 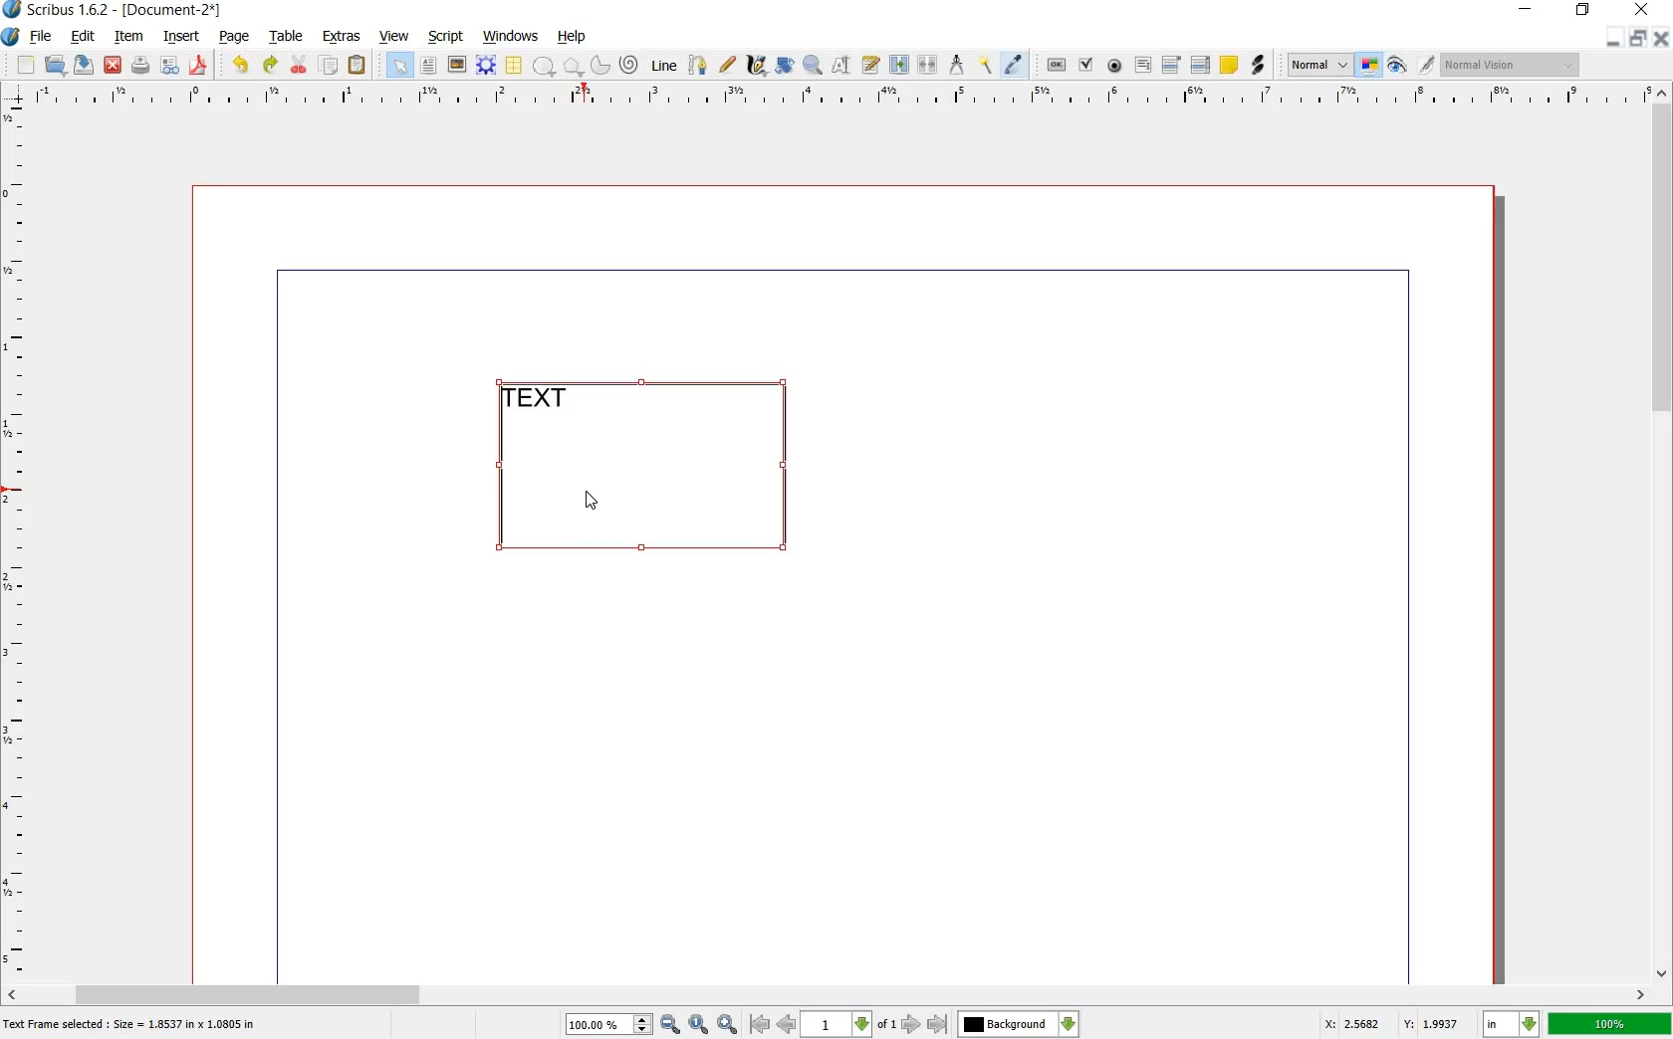 I want to click on edit contents of frame, so click(x=841, y=66).